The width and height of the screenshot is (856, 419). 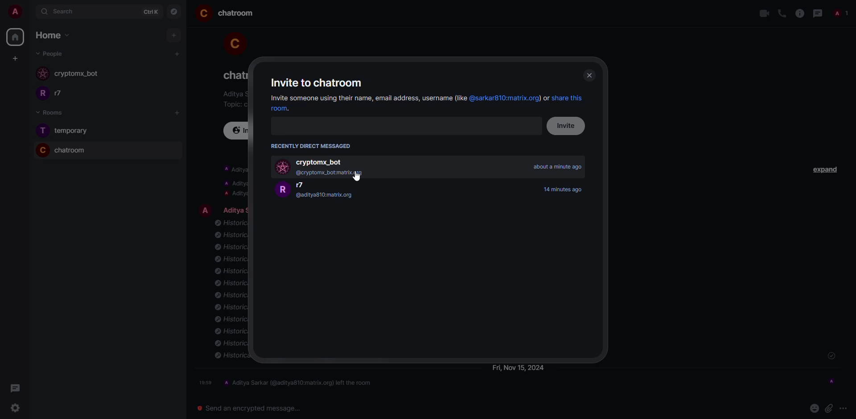 What do you see at coordinates (300, 382) in the screenshot?
I see `left the room` at bounding box center [300, 382].